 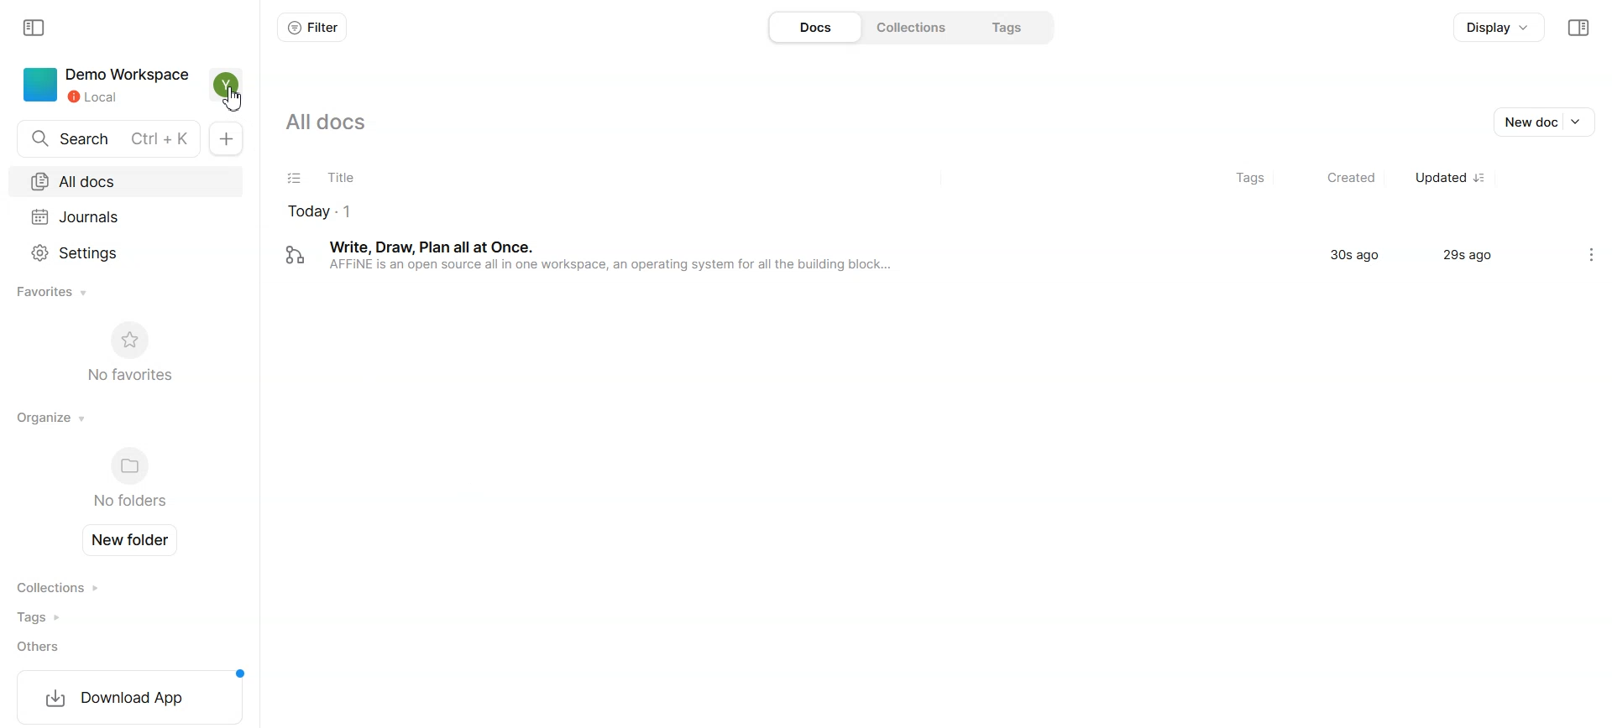 What do you see at coordinates (313, 28) in the screenshot?
I see `Filter` at bounding box center [313, 28].